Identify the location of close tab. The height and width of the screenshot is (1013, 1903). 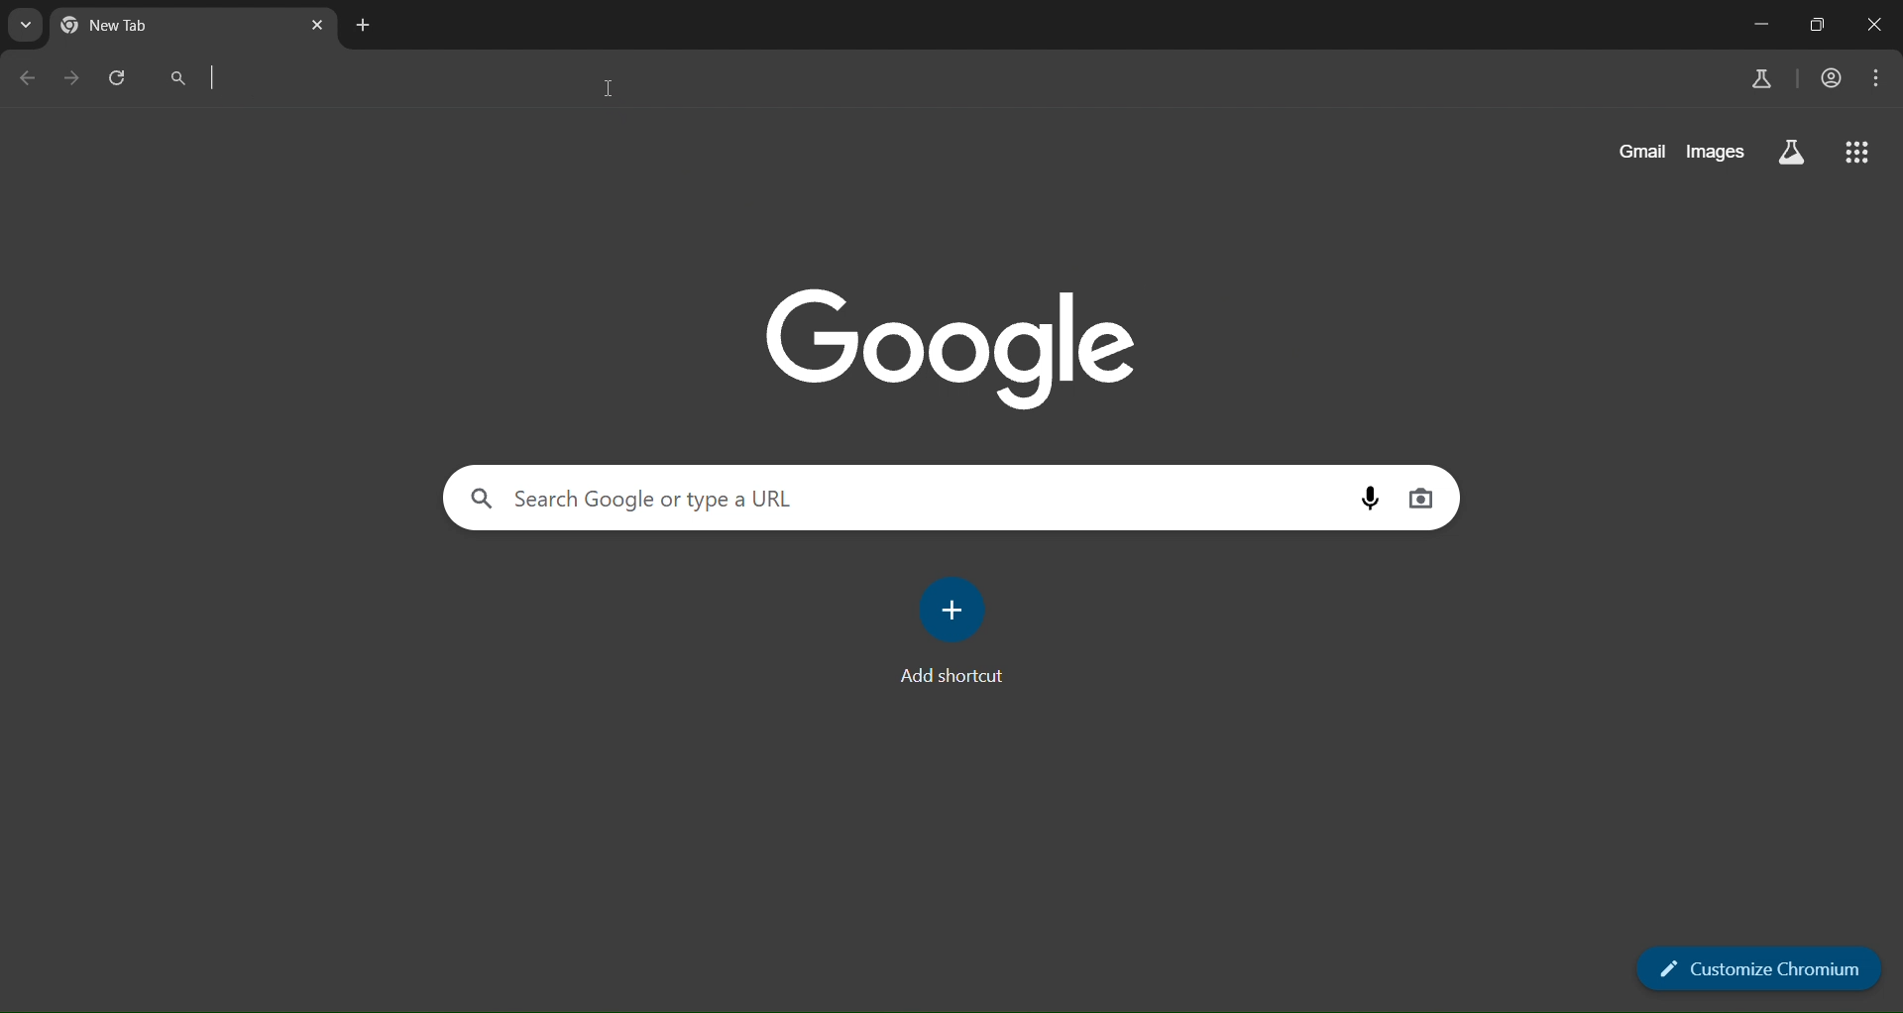
(319, 26).